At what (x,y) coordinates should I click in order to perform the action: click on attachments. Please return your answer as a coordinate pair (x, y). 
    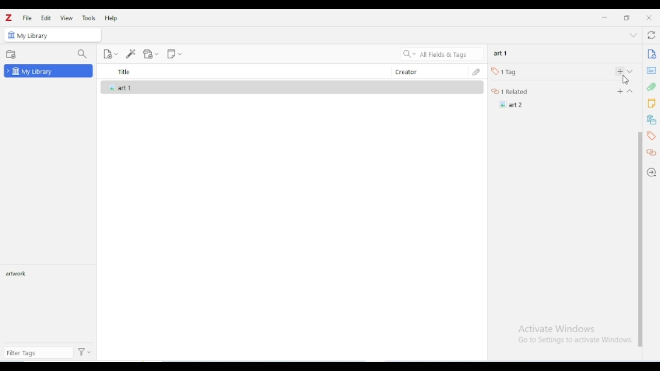
    Looking at the image, I should click on (477, 72).